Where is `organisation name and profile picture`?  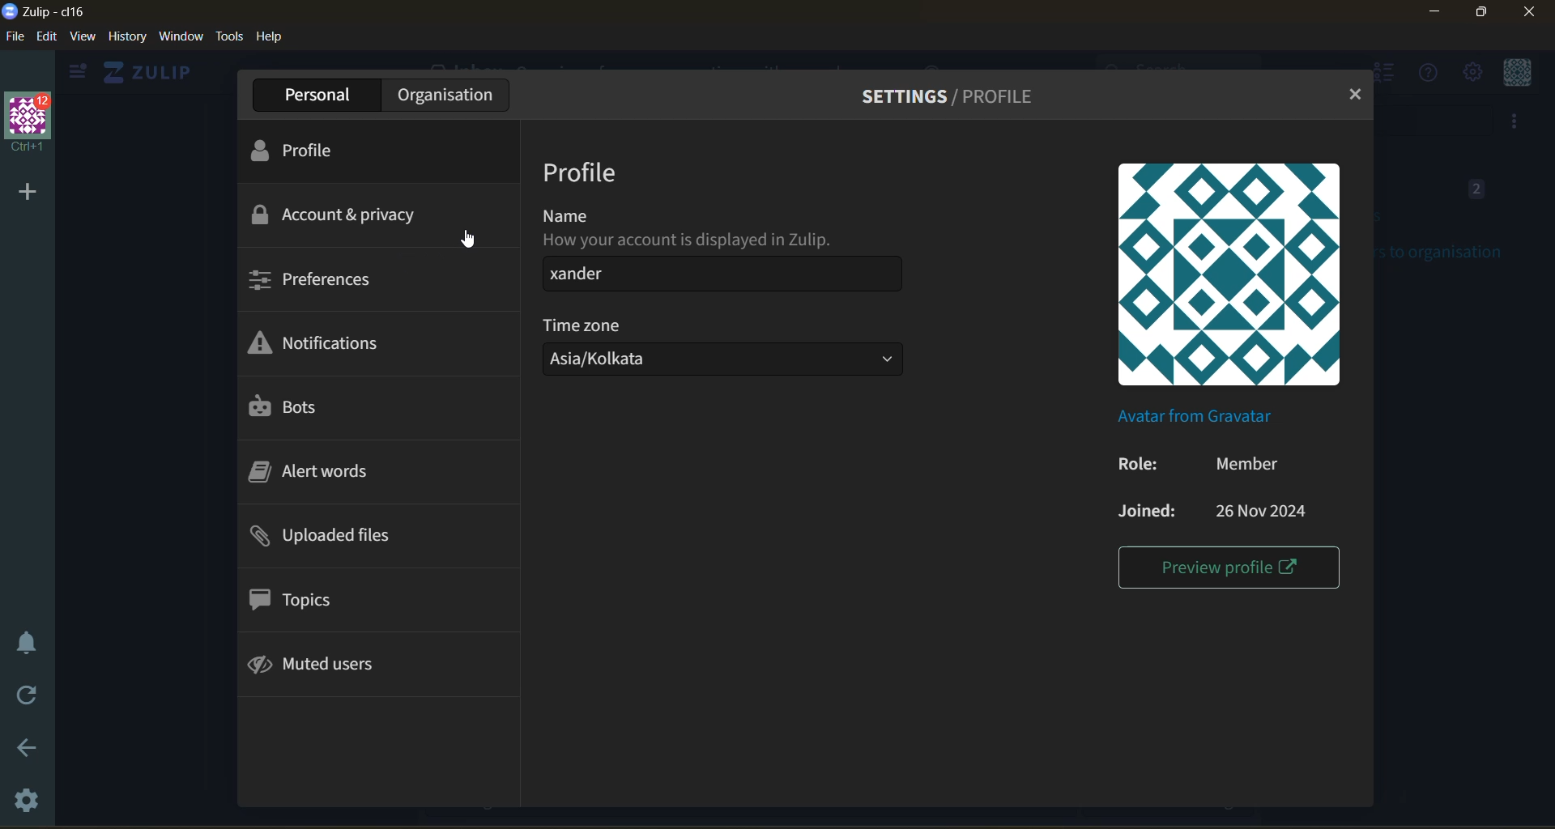
organisation name and profile picture is located at coordinates (31, 123).